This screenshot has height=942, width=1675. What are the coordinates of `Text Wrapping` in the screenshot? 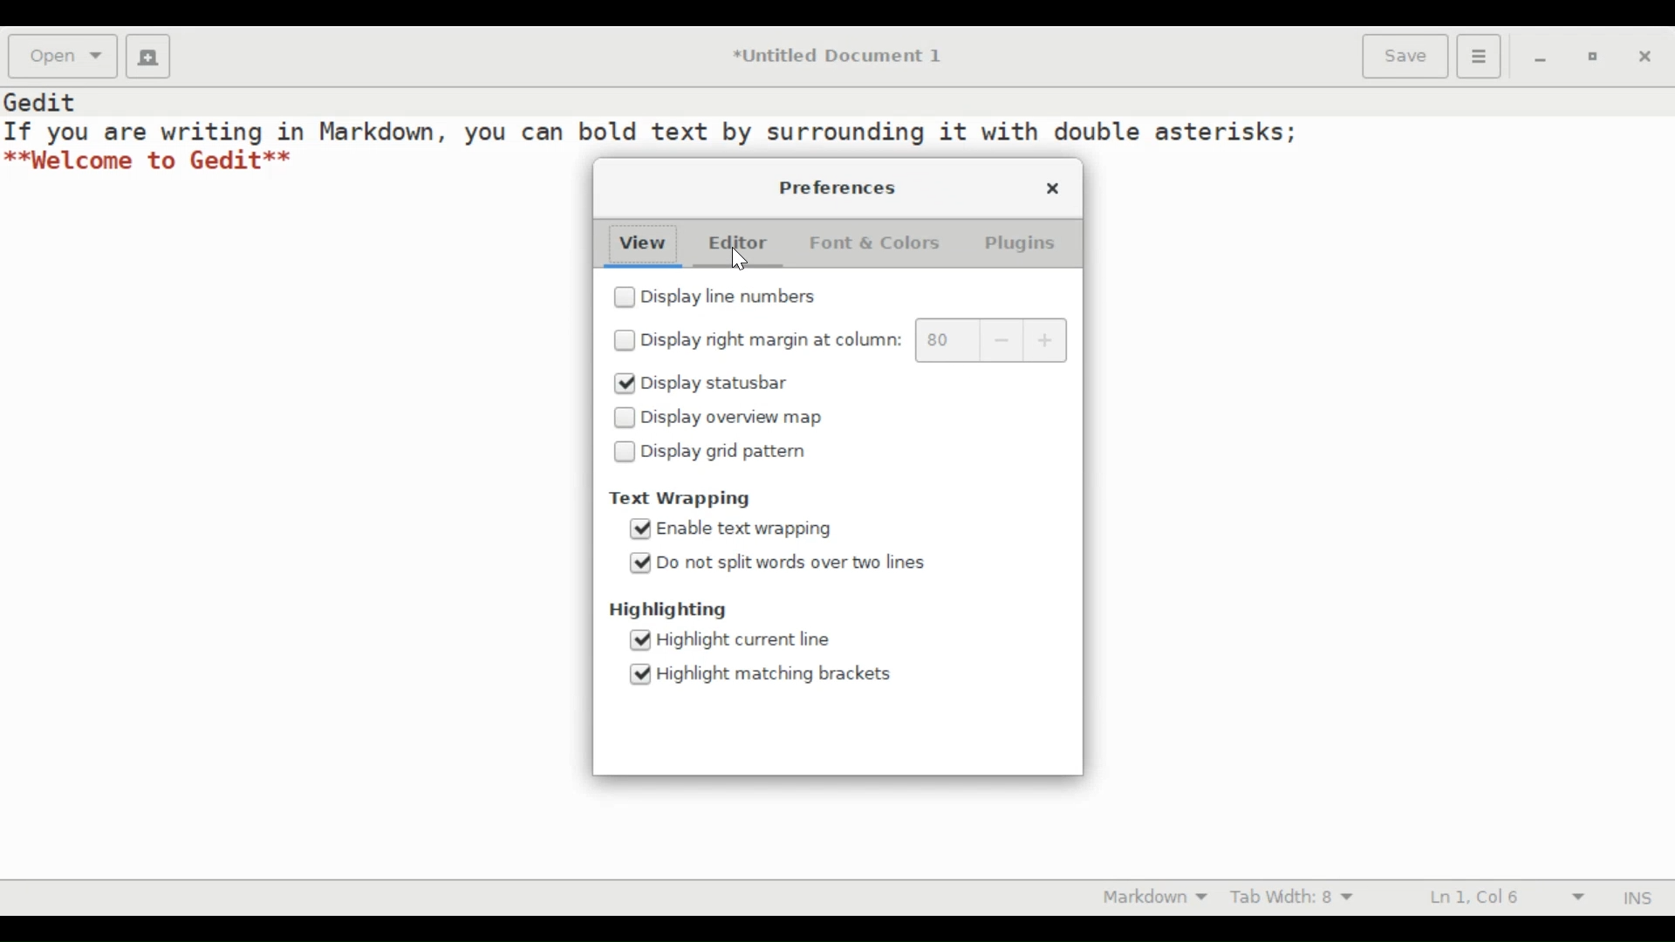 It's located at (681, 499).